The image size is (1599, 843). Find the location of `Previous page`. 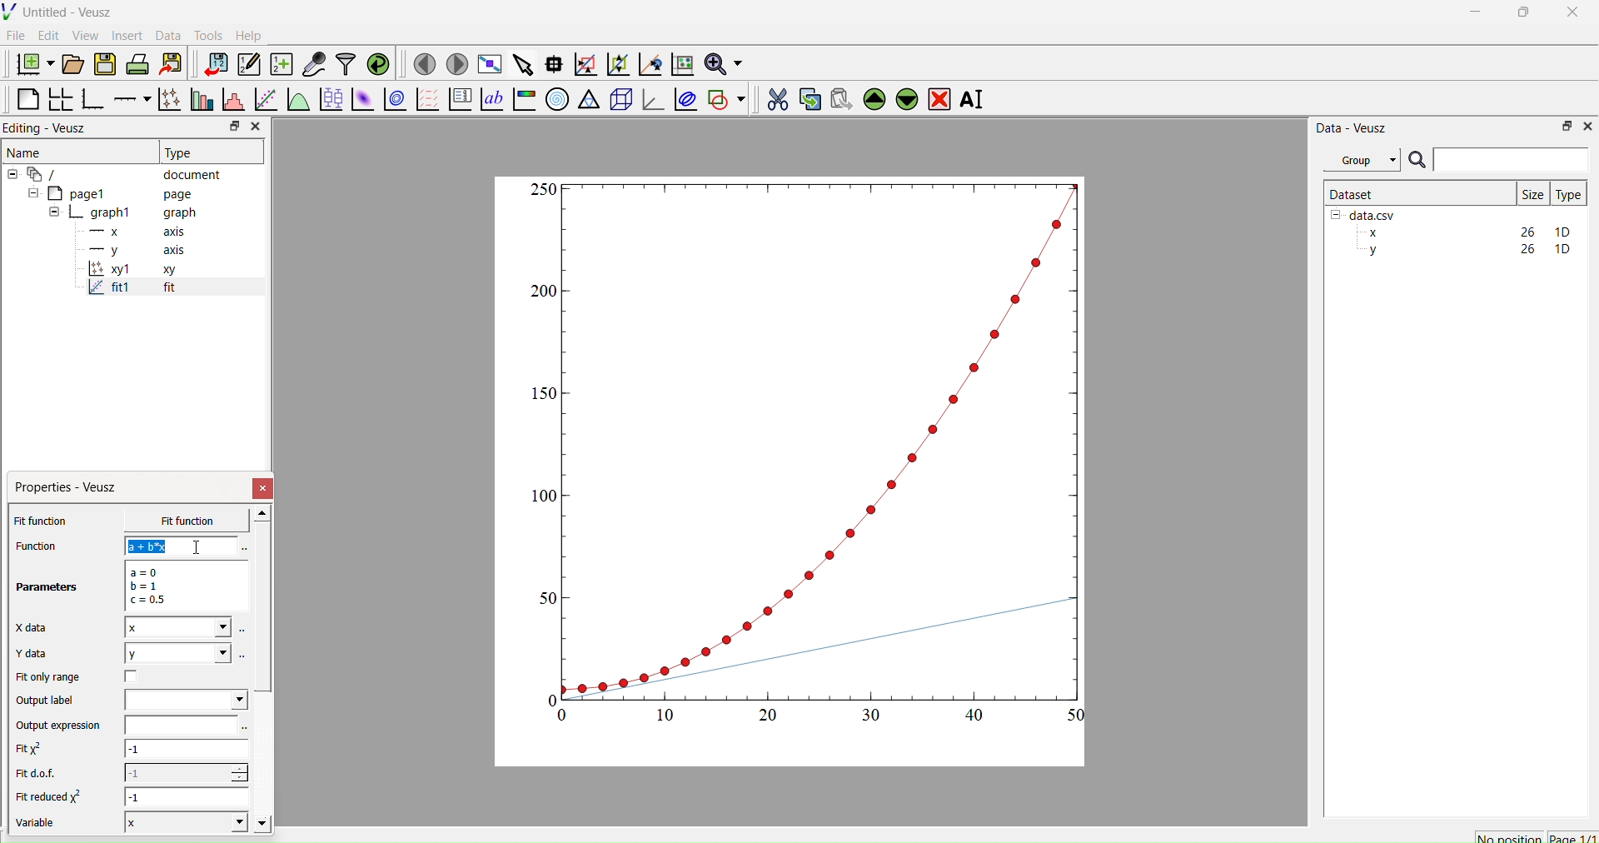

Previous page is located at coordinates (425, 64).